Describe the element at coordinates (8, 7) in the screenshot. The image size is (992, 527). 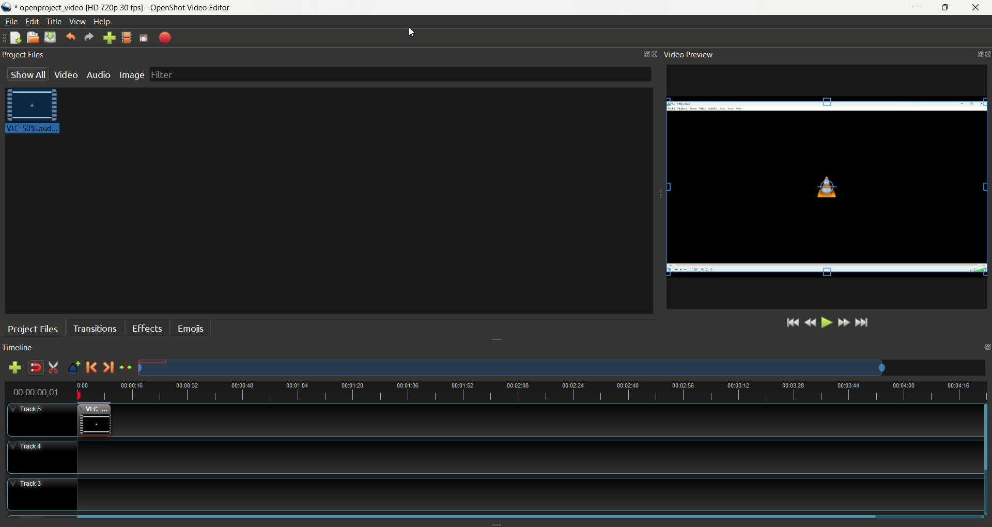
I see `logo` at that location.